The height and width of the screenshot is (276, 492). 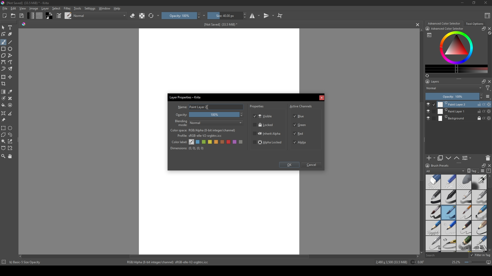 What do you see at coordinates (433, 198) in the screenshot?
I see `pen` at bounding box center [433, 198].